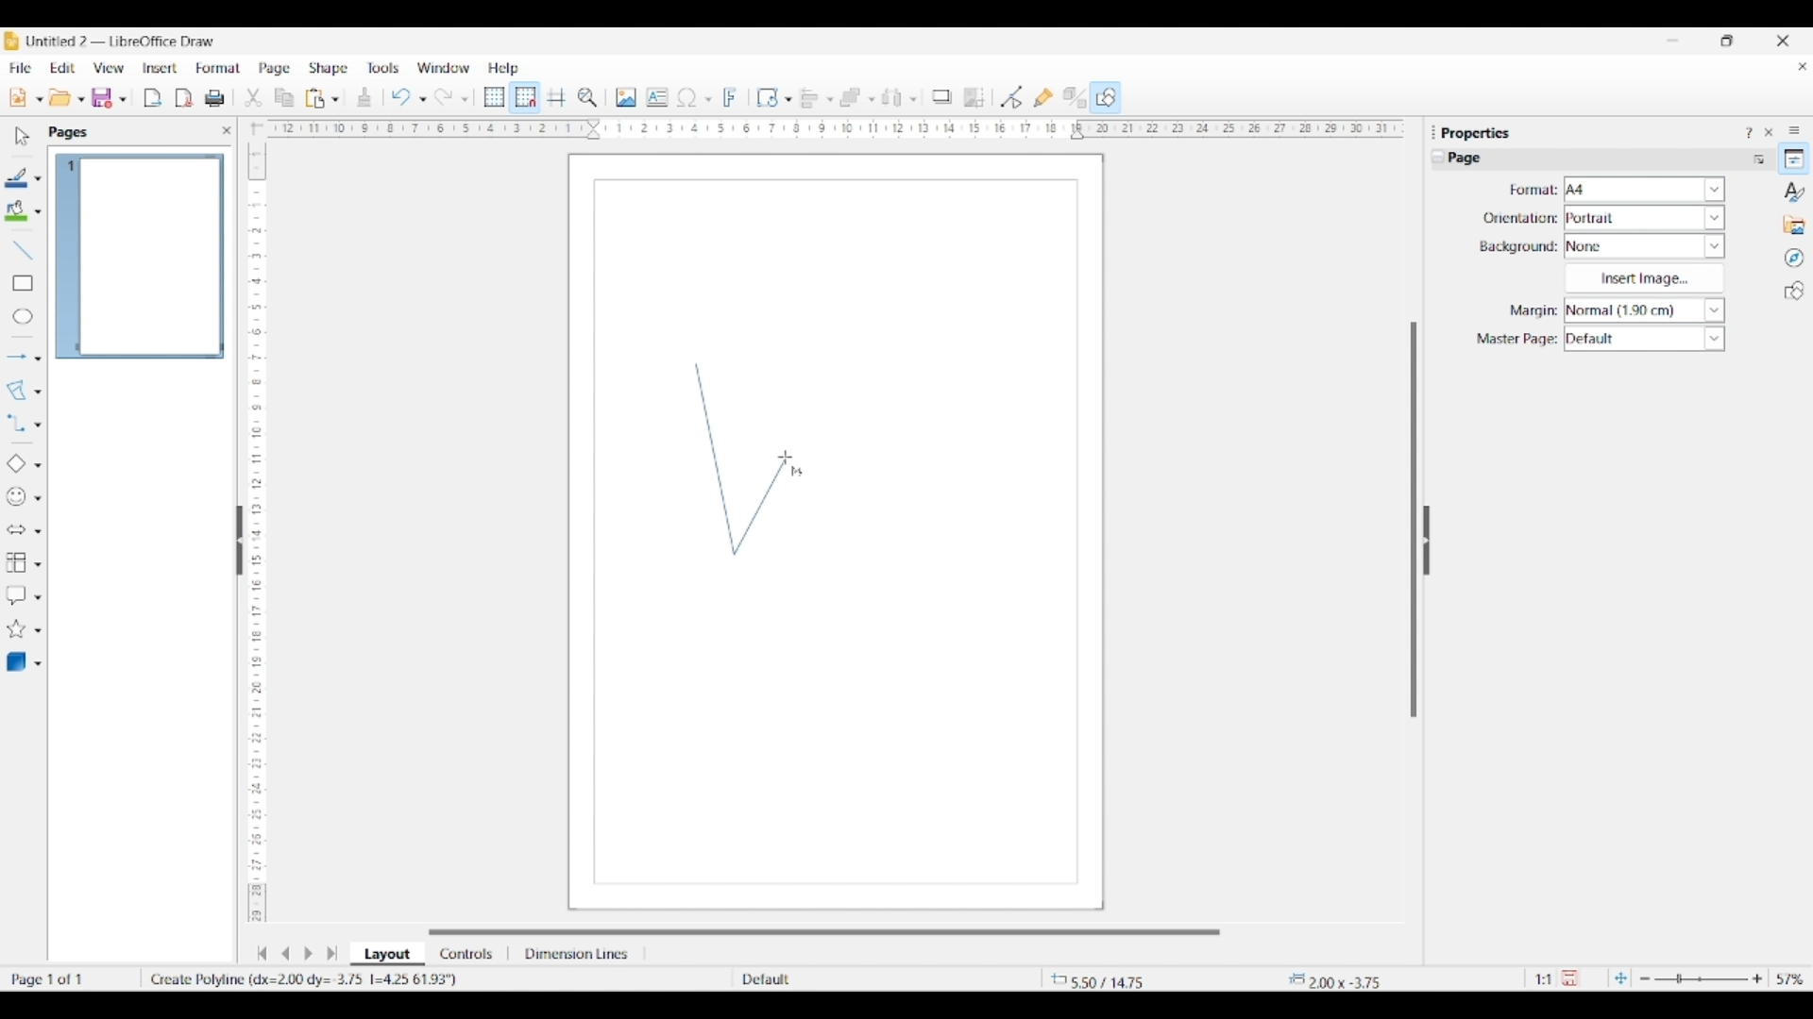 The image size is (1813, 1019). What do you see at coordinates (60, 98) in the screenshot?
I see `Selected open options` at bounding box center [60, 98].